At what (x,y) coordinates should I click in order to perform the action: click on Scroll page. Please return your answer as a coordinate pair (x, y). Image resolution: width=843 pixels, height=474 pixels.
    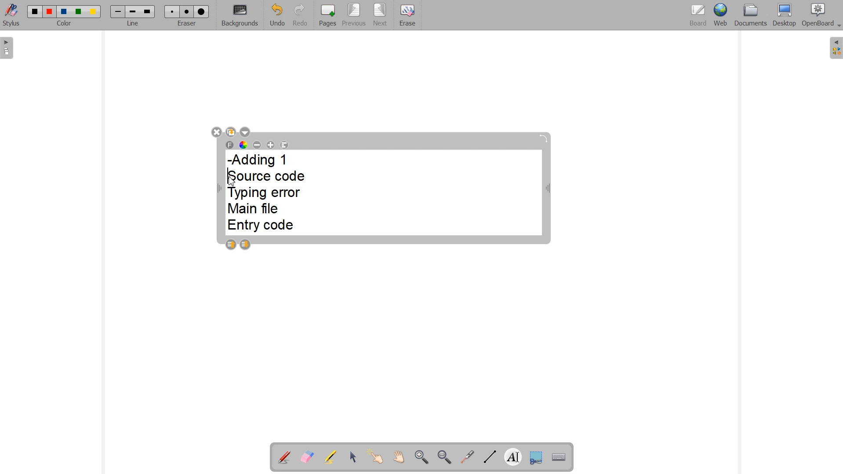
    Looking at the image, I should click on (399, 458).